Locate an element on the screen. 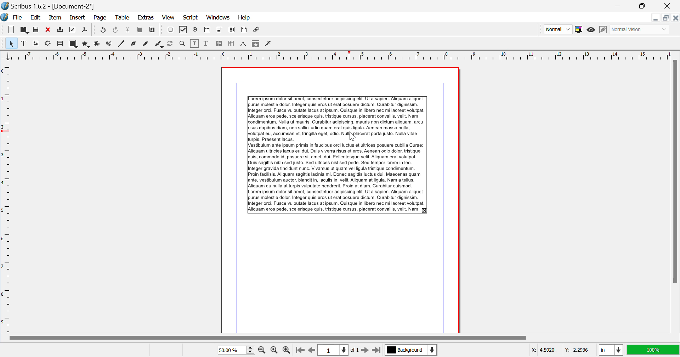  Redo is located at coordinates (102, 30).